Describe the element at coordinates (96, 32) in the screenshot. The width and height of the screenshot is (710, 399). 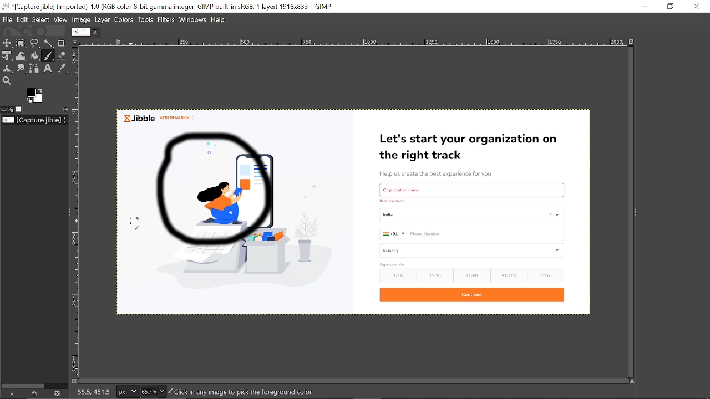
I see `Close tab` at that location.